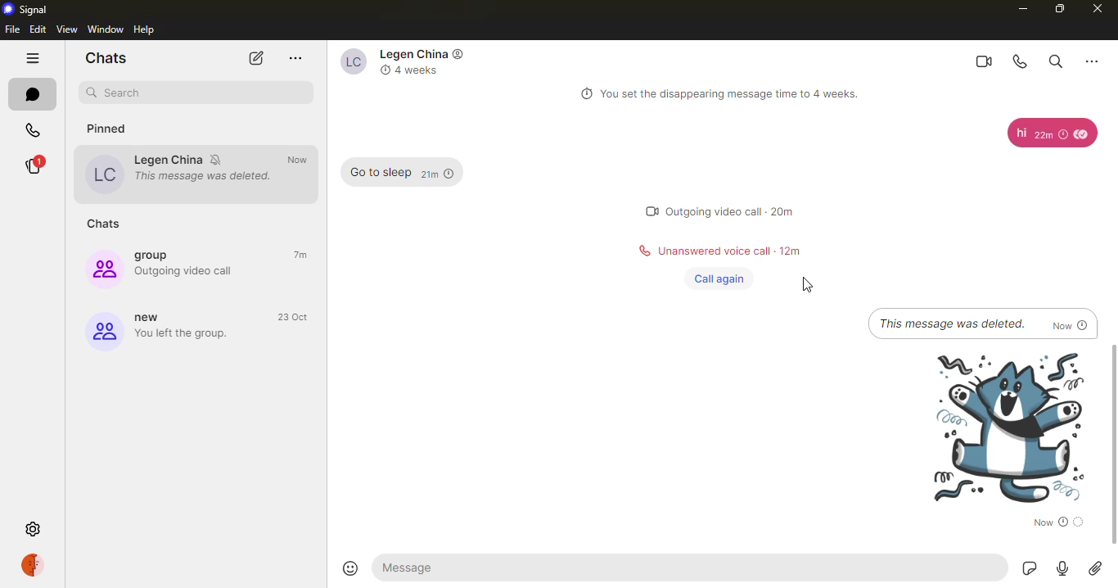 The width and height of the screenshot is (1118, 588). I want to click on 0 Outgoing video call - 20m, so click(735, 212).